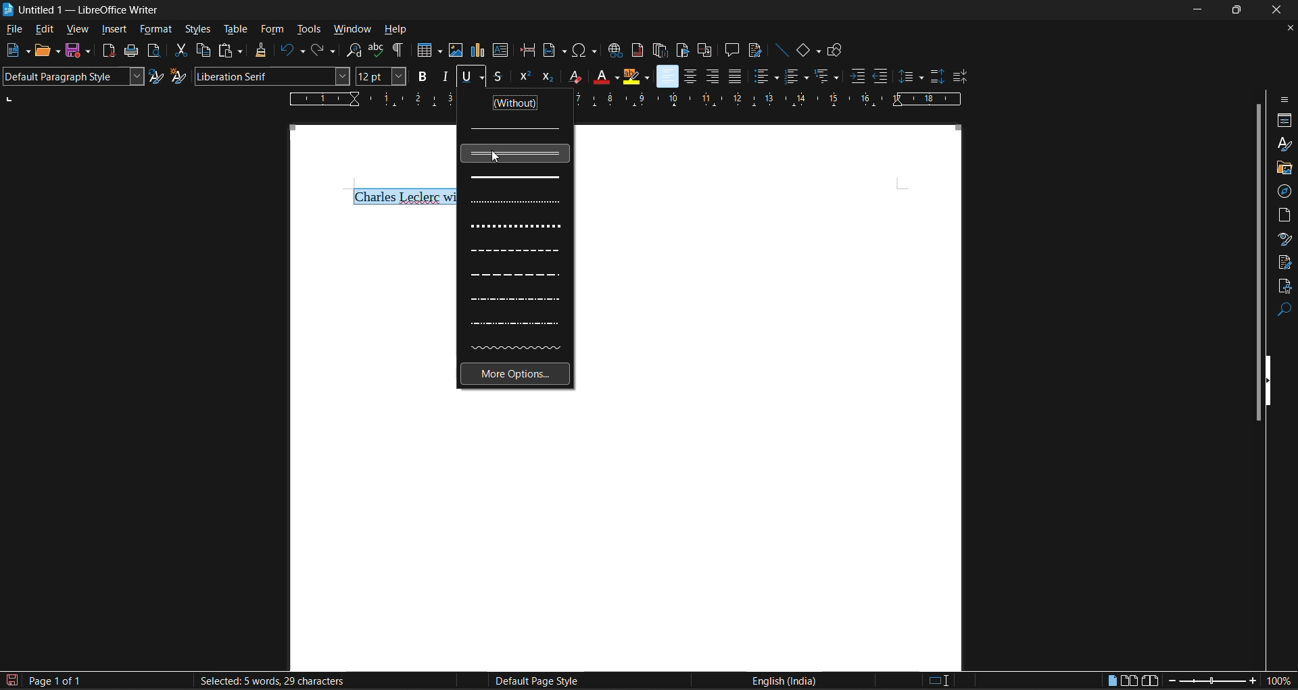 The height and width of the screenshot is (690, 1298). I want to click on insert table, so click(427, 50).